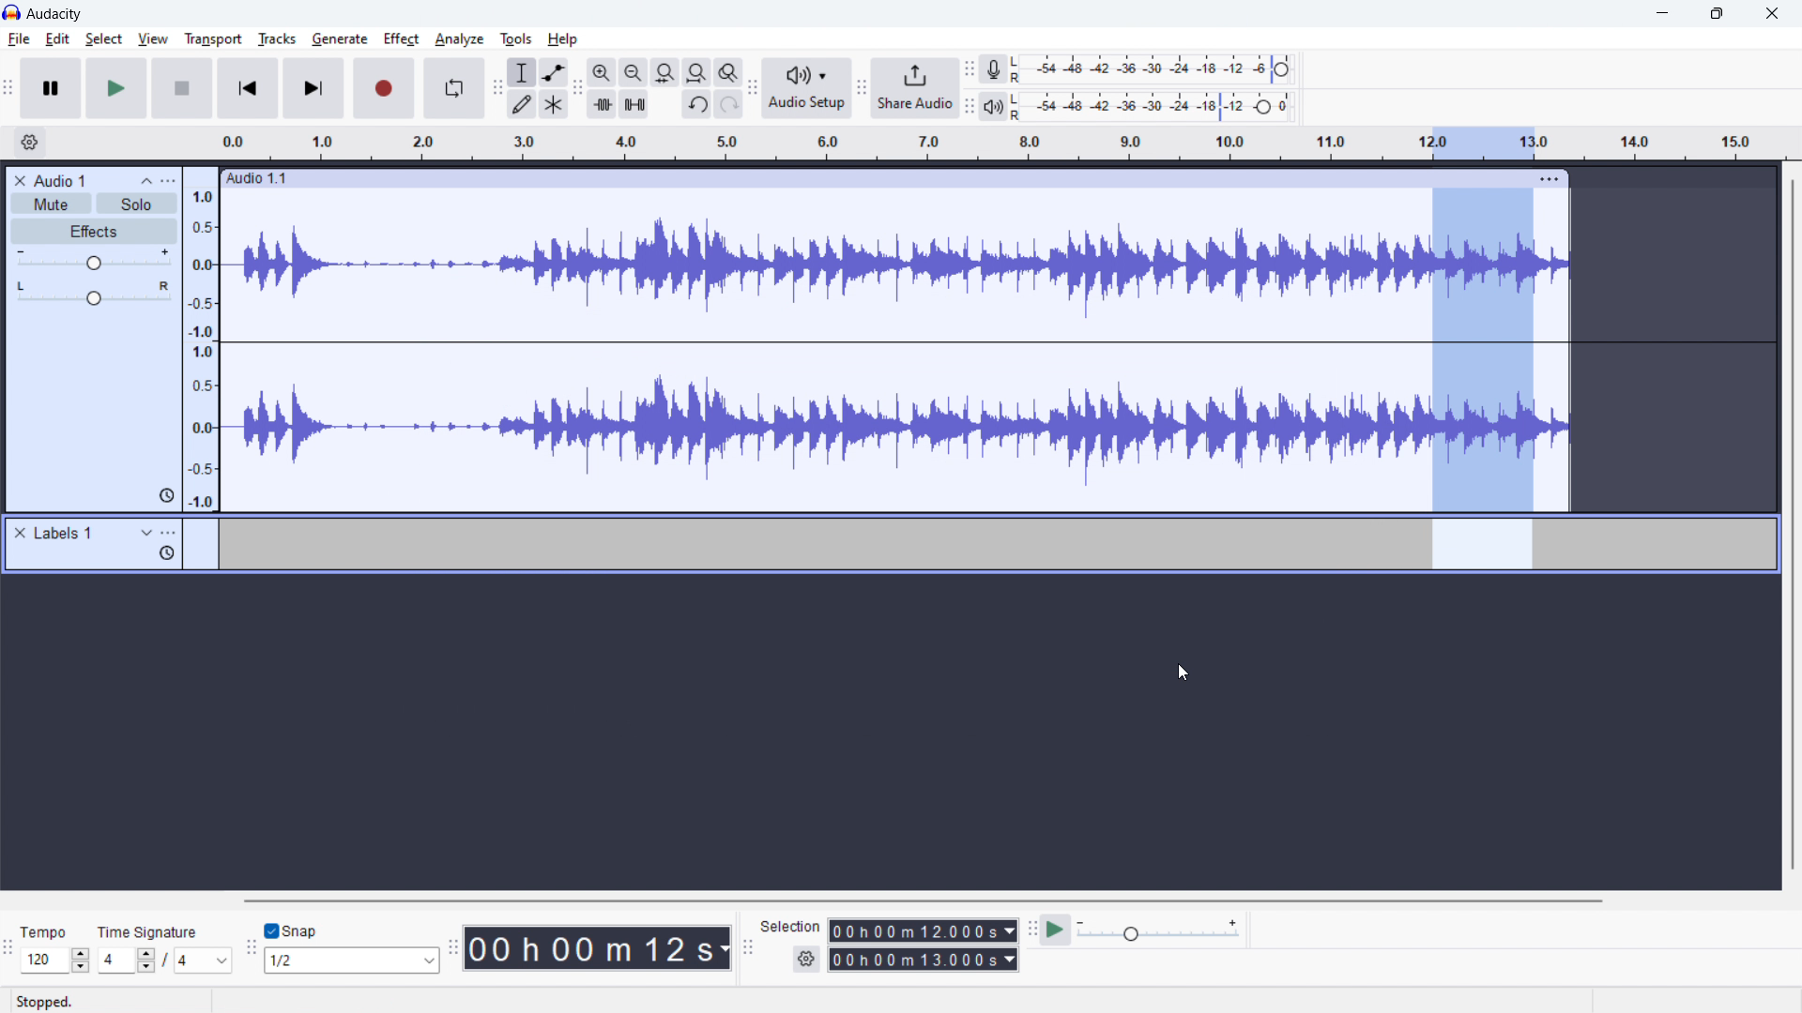  I want to click on tempo, so click(49, 931).